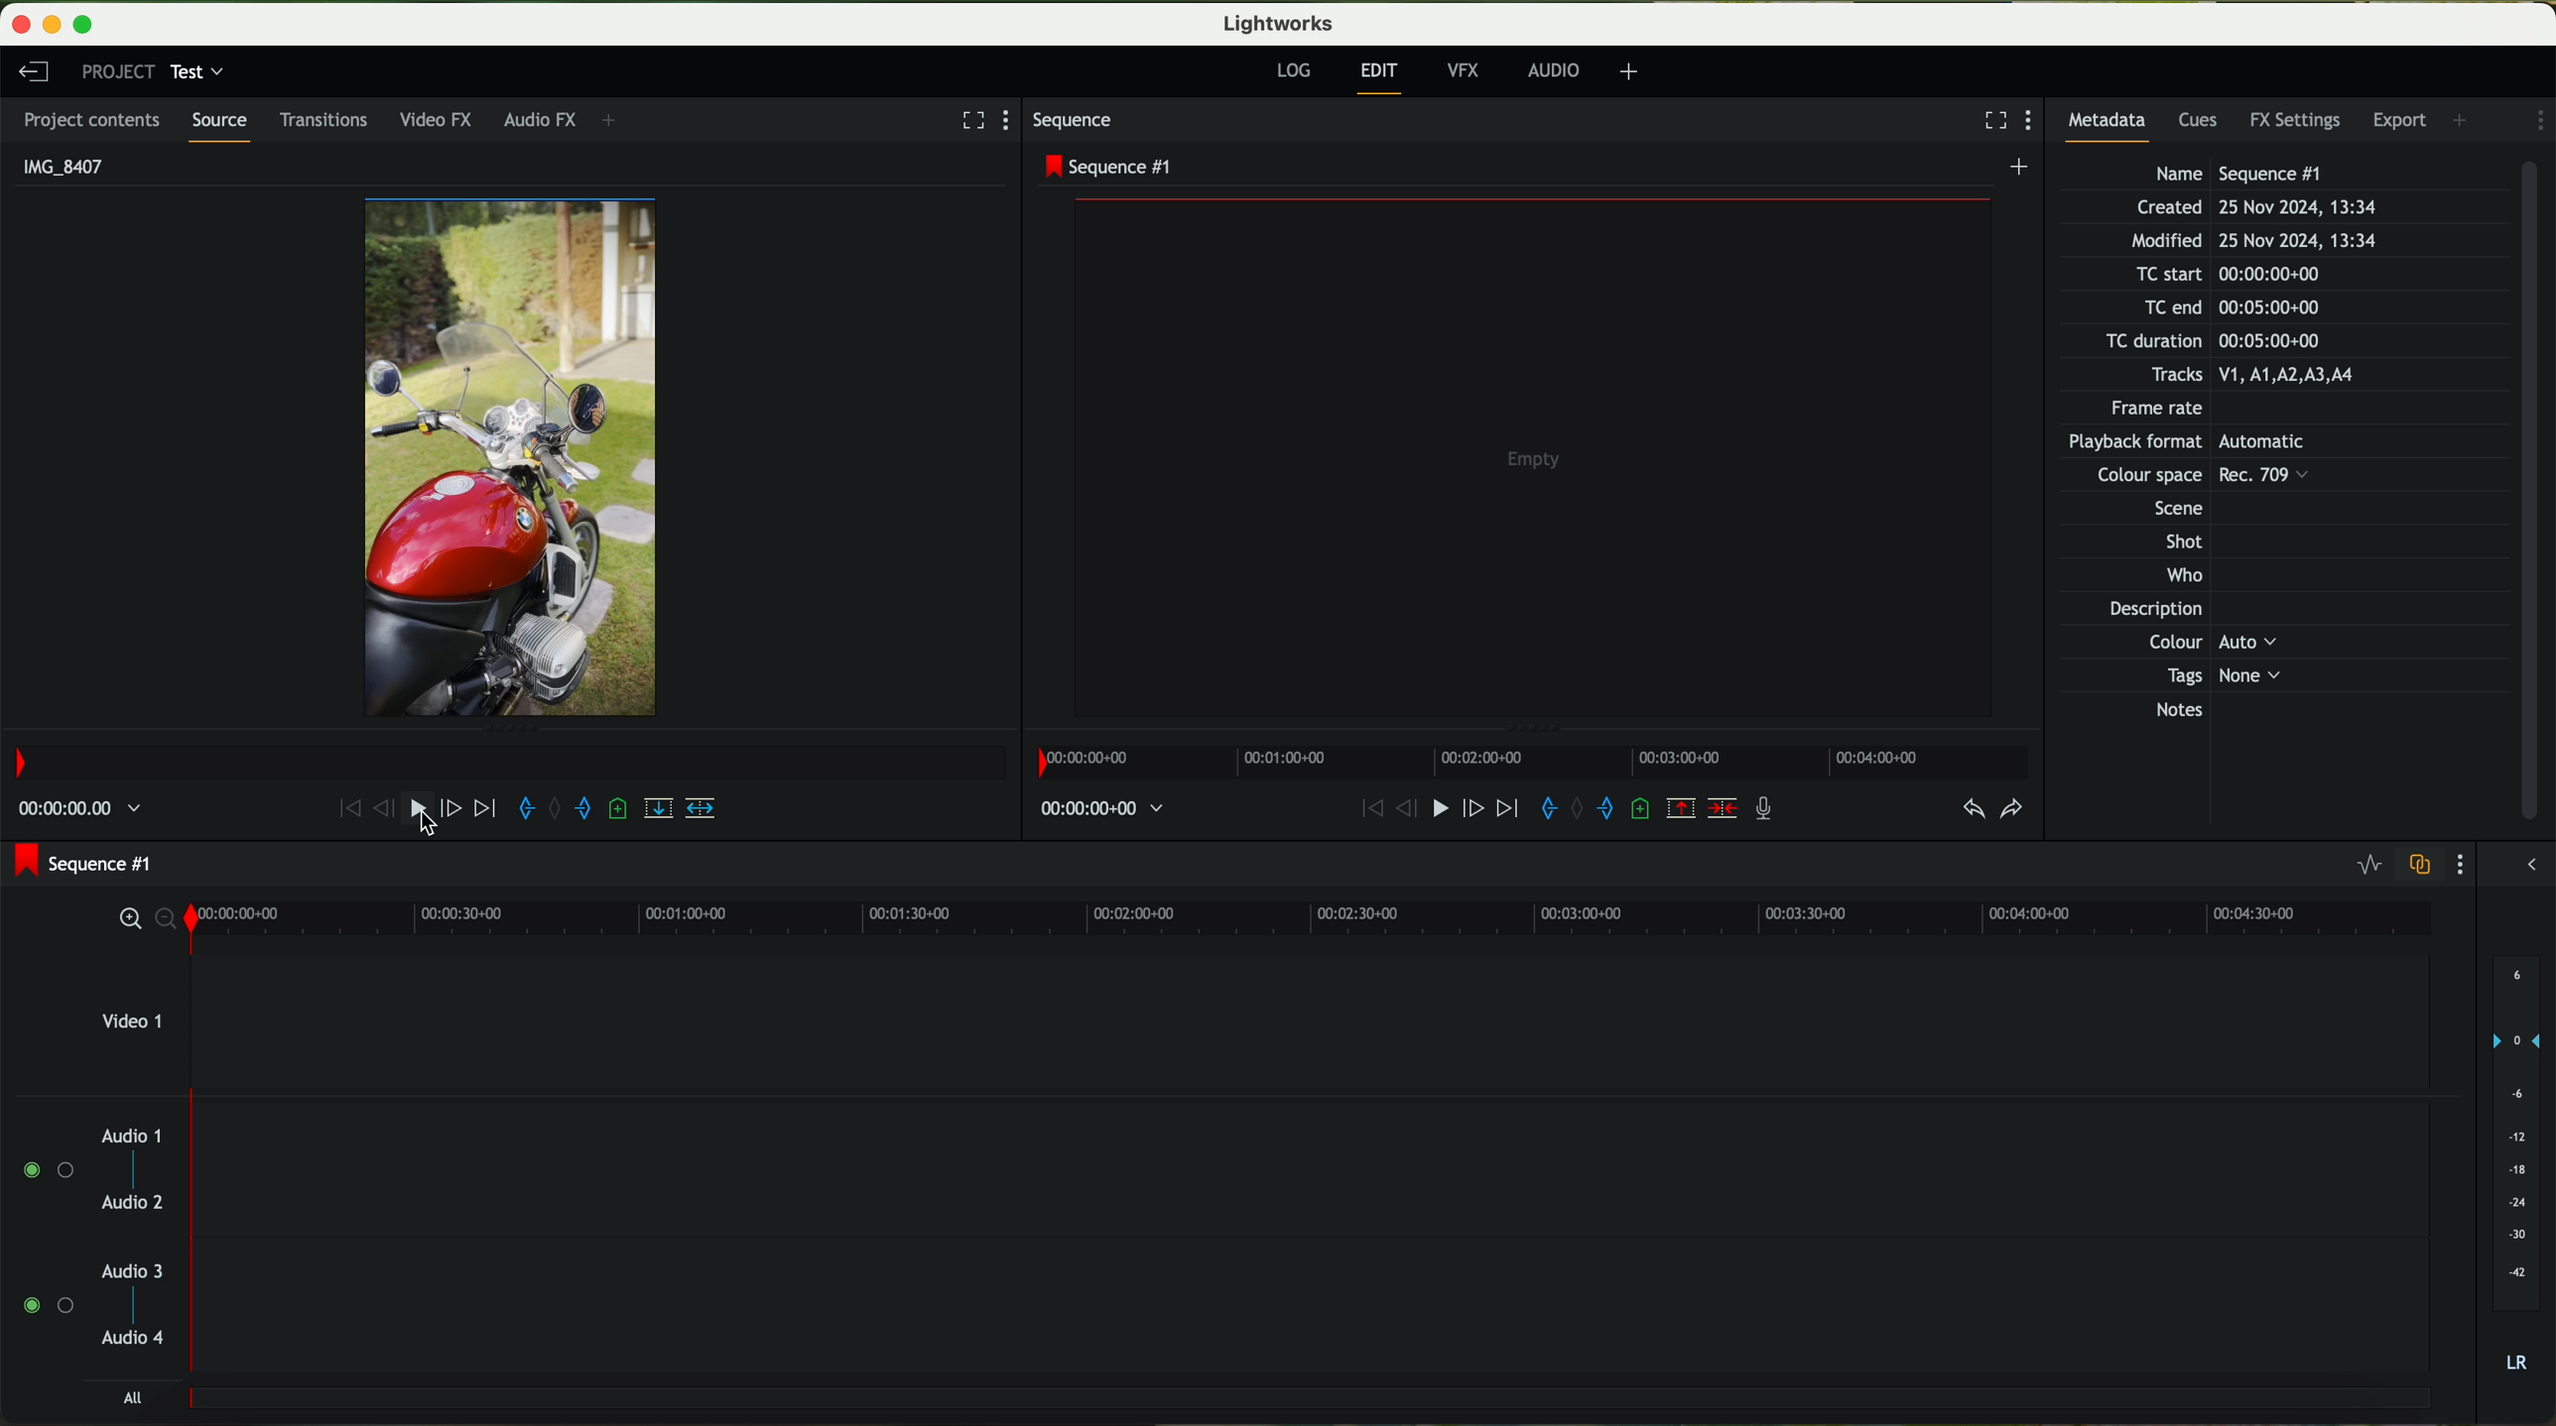 The height and width of the screenshot is (1426, 2556). What do you see at coordinates (1597, 809) in the screenshot?
I see `add an out mark` at bounding box center [1597, 809].